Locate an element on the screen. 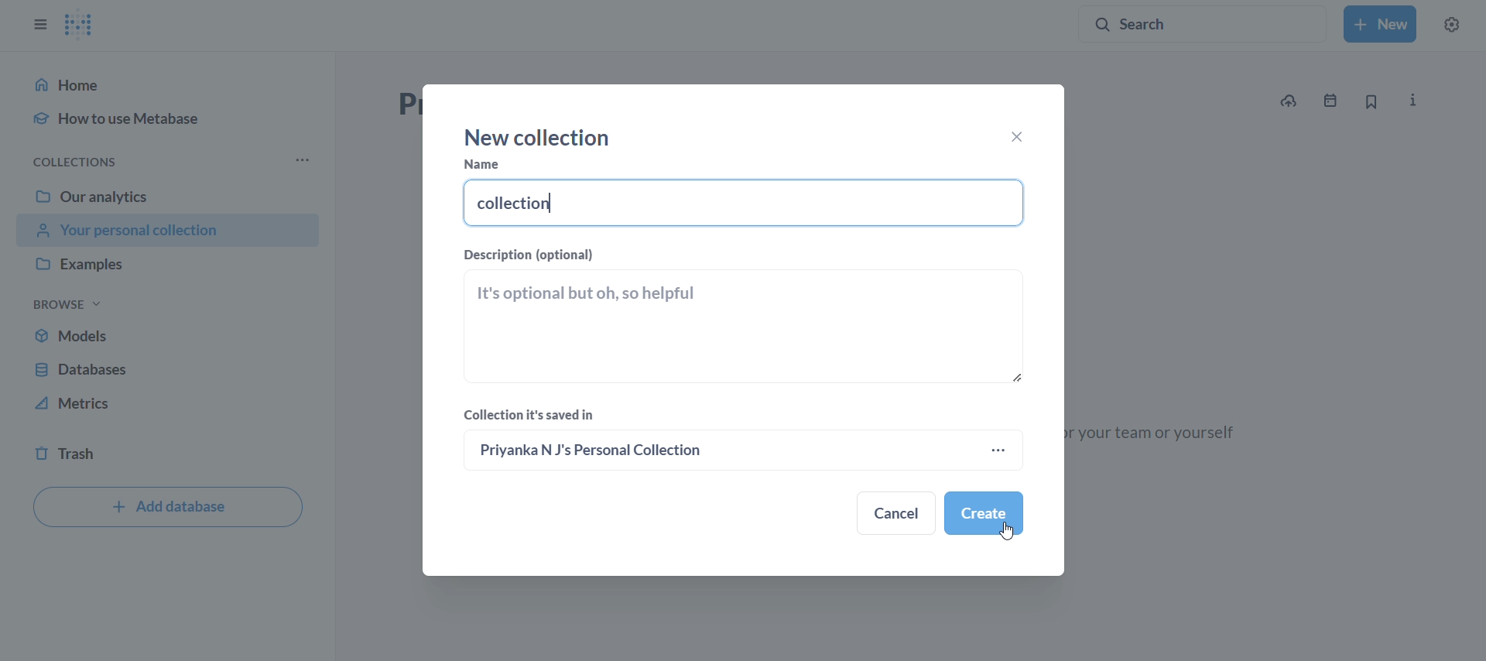  new collection is located at coordinates (1382, 24).